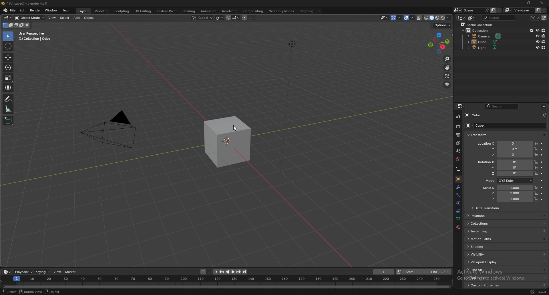  I want to click on jump to endpoint, so click(245, 272).